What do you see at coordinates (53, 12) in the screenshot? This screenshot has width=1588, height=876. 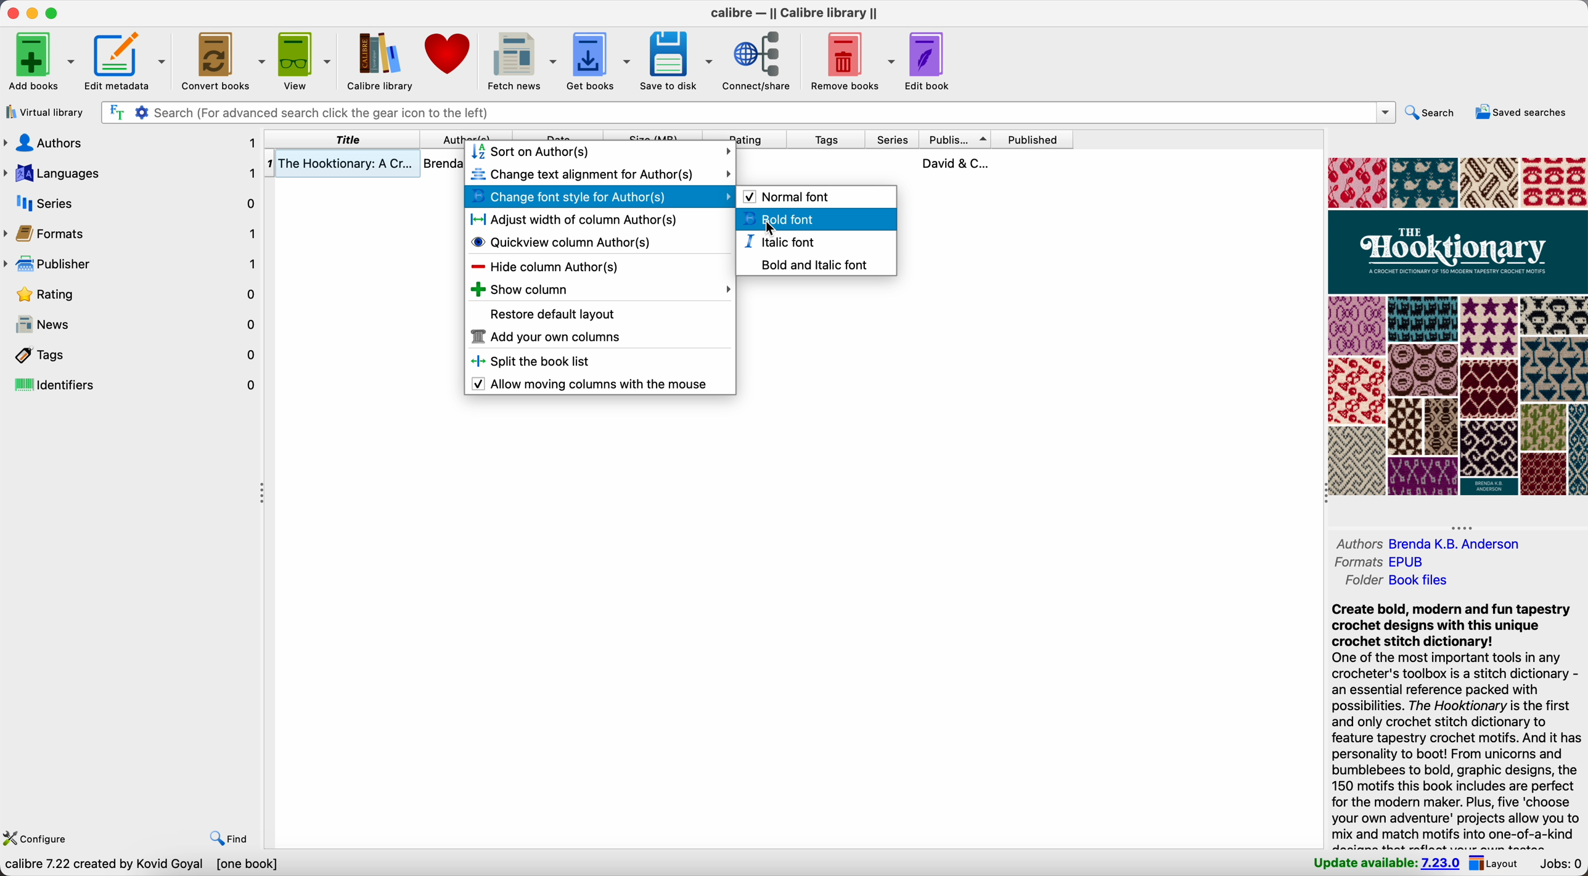 I see `maximize` at bounding box center [53, 12].